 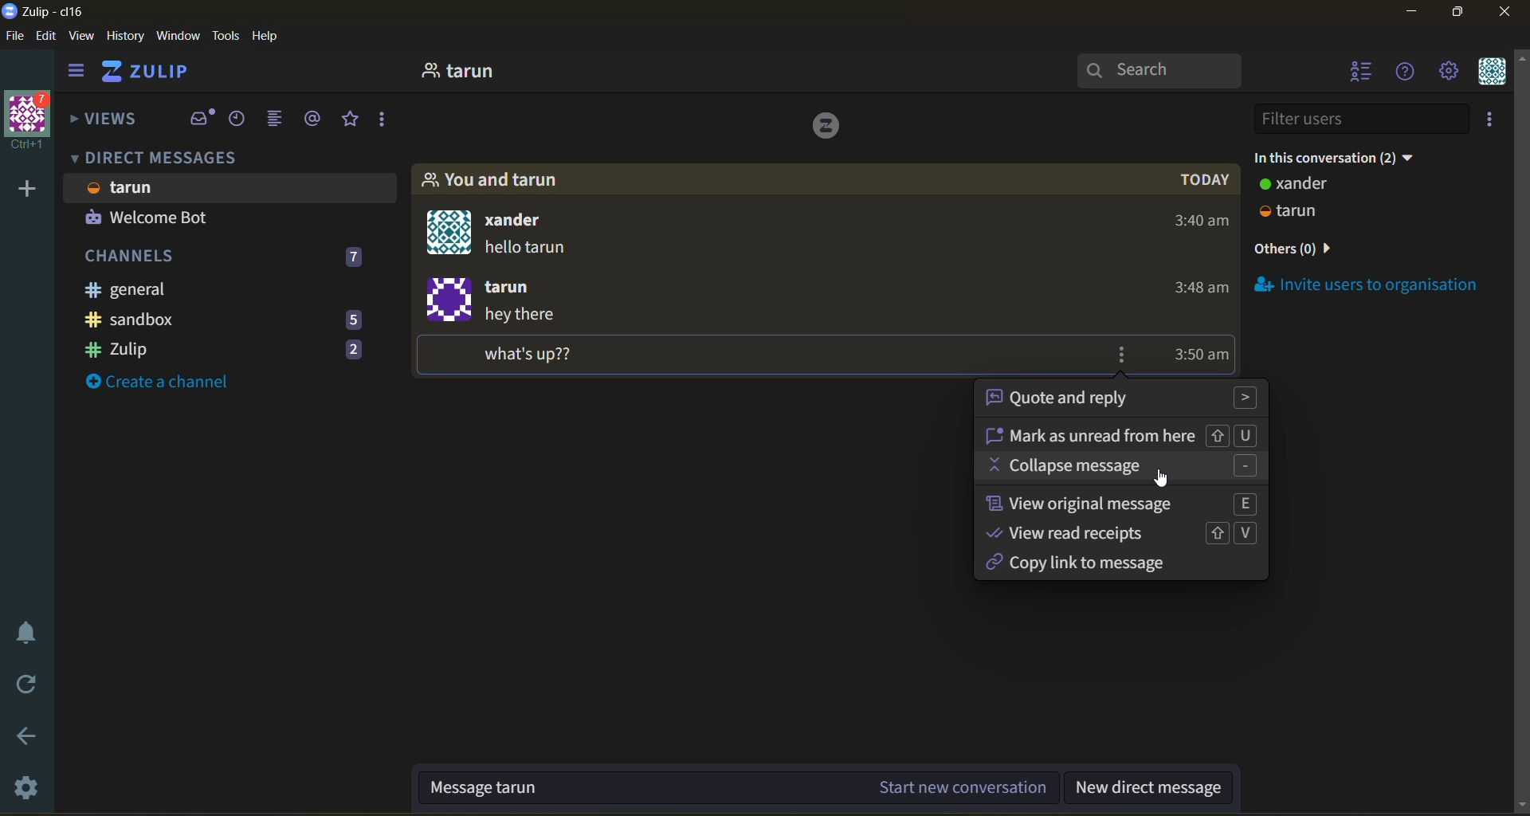 I want to click on profile icon, so click(x=450, y=231).